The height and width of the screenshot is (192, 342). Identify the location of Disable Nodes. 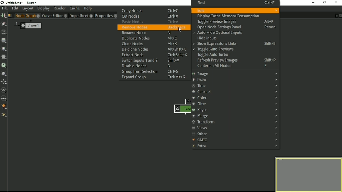
(148, 66).